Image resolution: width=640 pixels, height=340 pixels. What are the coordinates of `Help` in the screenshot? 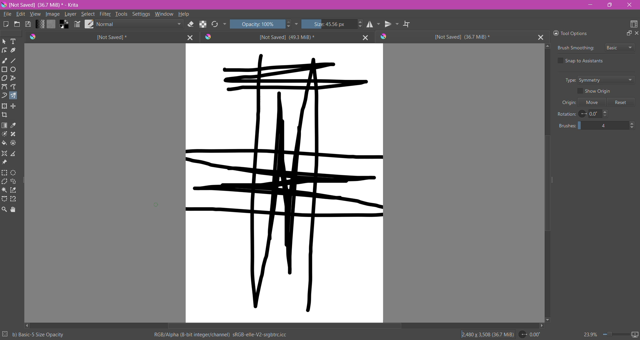 It's located at (184, 14).